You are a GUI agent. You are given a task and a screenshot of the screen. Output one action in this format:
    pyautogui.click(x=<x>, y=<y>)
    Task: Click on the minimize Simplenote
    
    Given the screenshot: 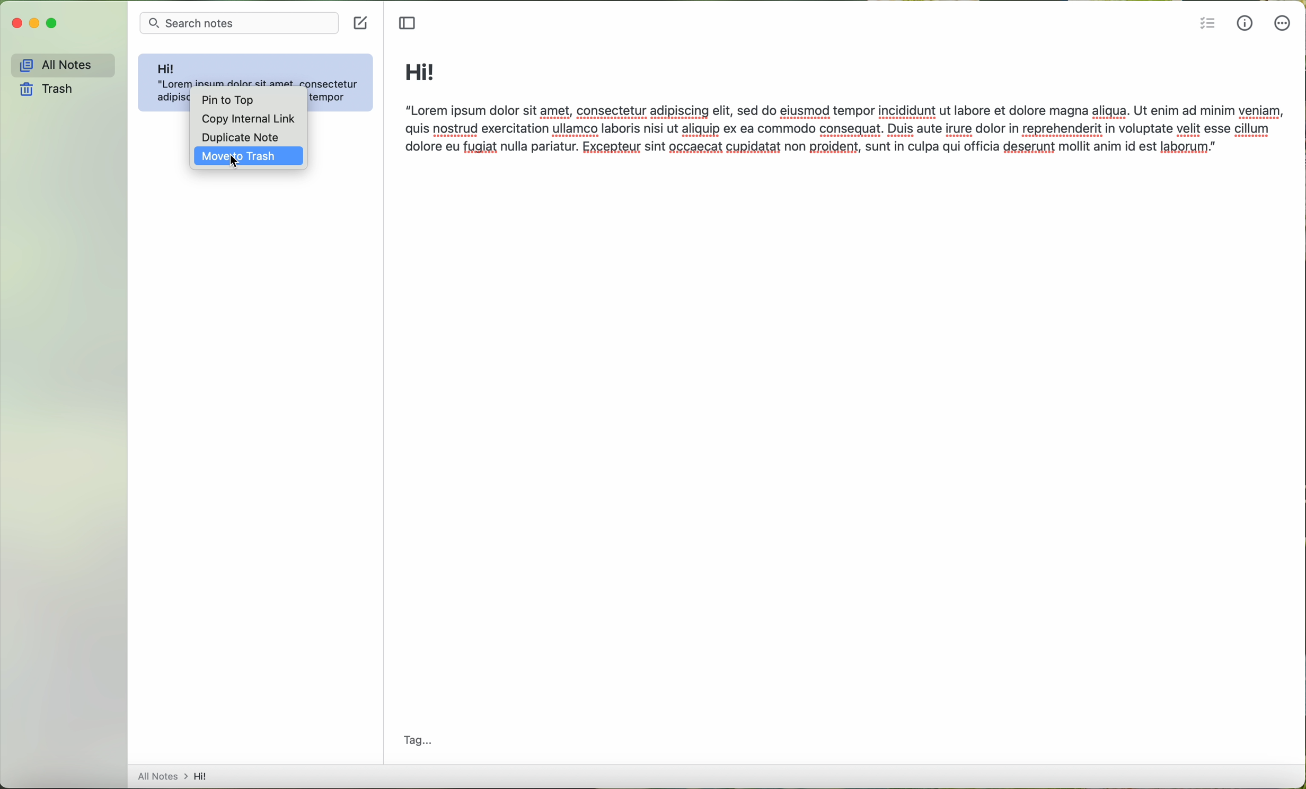 What is the action you would take?
    pyautogui.click(x=35, y=23)
    